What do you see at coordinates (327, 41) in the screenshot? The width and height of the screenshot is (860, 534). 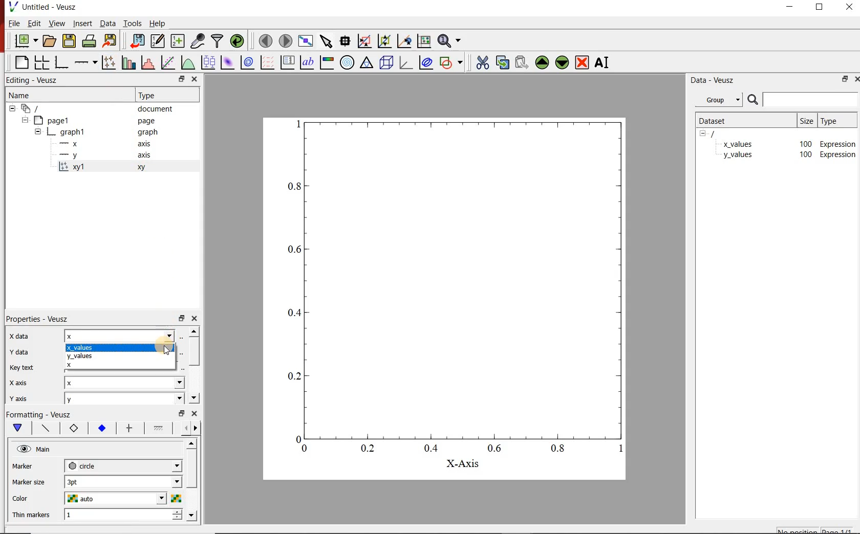 I see `select items from the graph` at bounding box center [327, 41].